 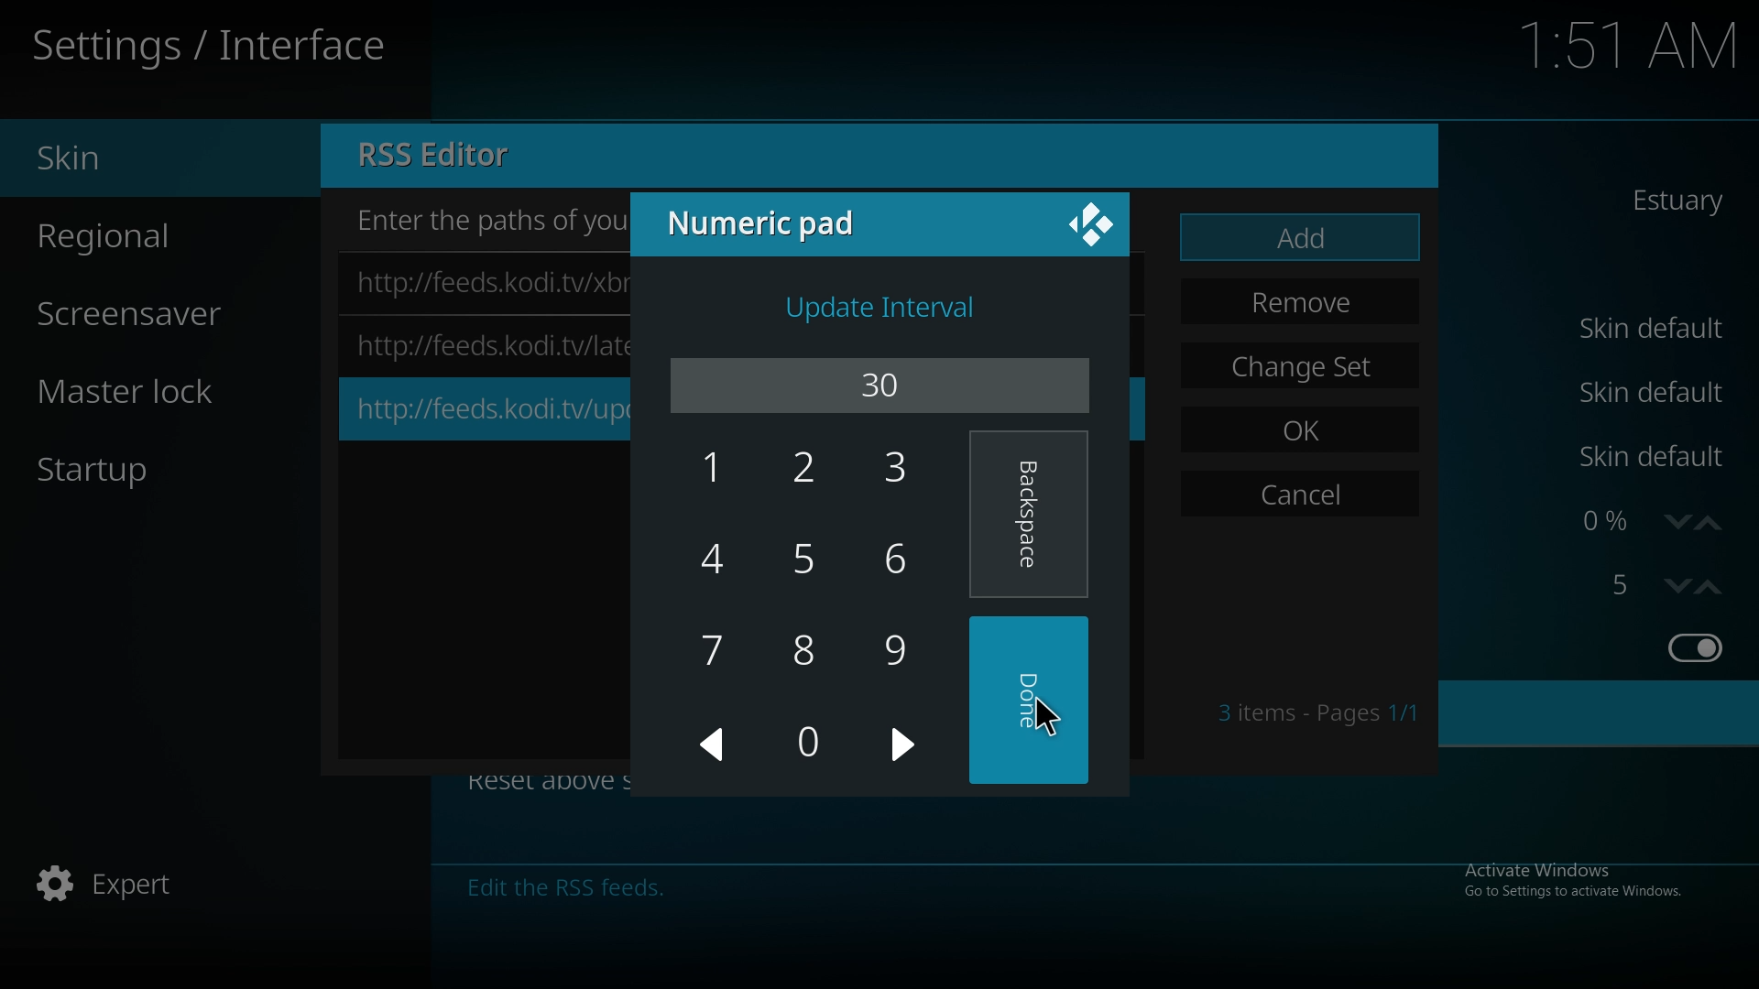 I want to click on cancel, so click(x=1299, y=497).